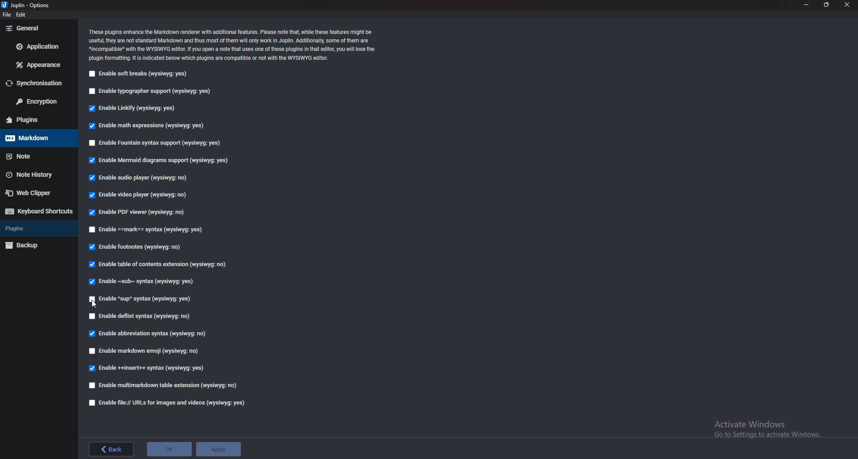  Describe the element at coordinates (764, 428) in the screenshot. I see `Activate Windows
Go to Settings to activate Windows.` at that location.